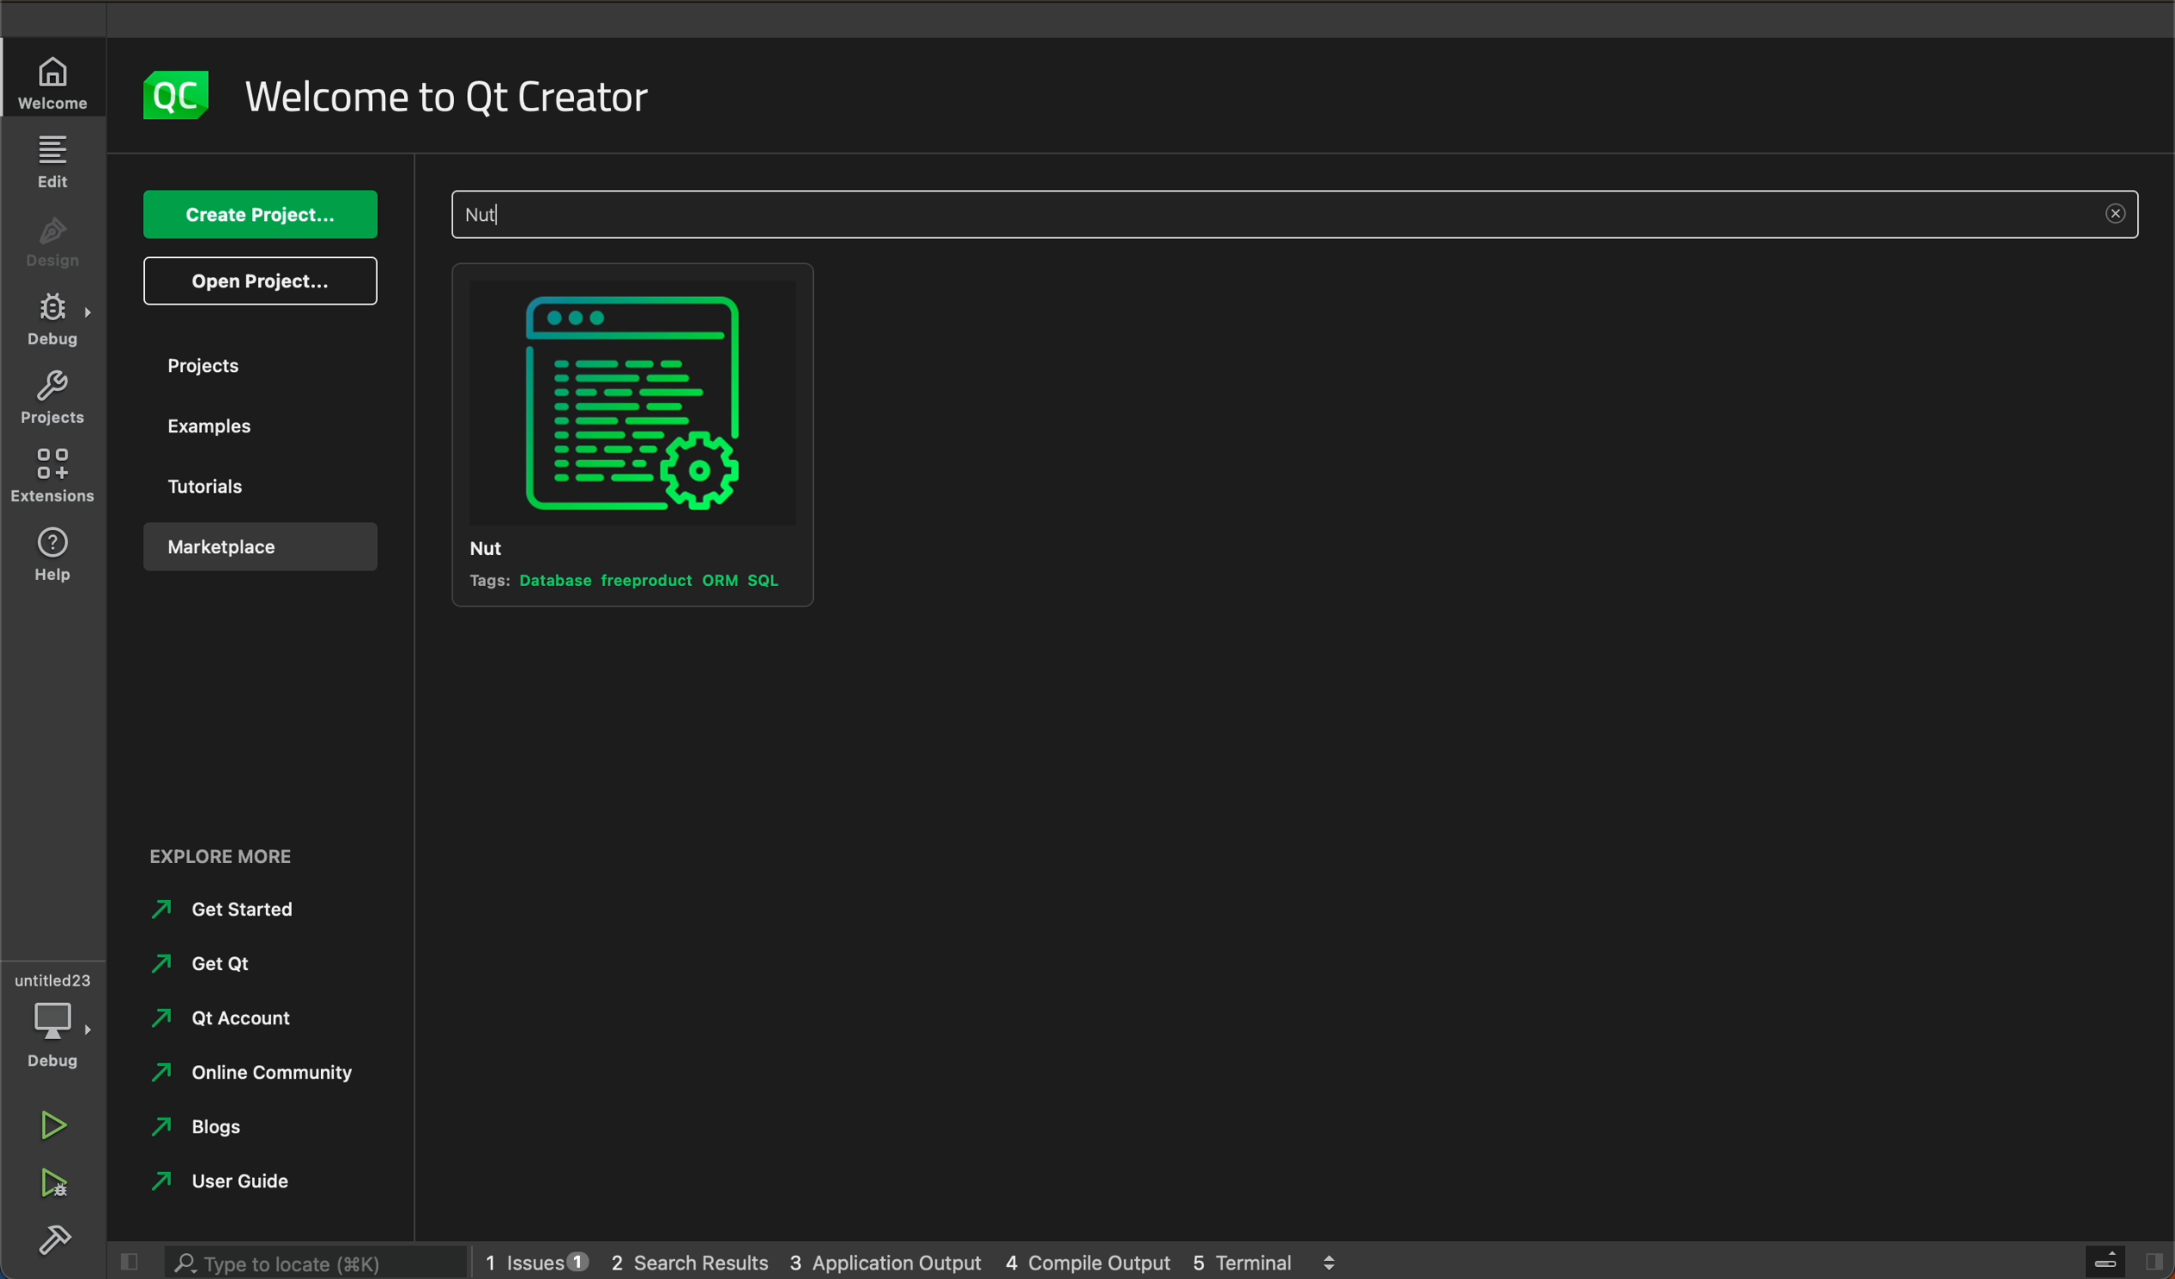 This screenshot has height=1279, width=2175. Describe the element at coordinates (249, 1181) in the screenshot. I see `` at that location.